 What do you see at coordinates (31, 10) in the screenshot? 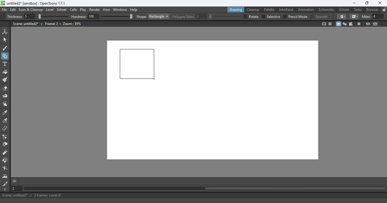
I see `Scan & Cleanup` at bounding box center [31, 10].